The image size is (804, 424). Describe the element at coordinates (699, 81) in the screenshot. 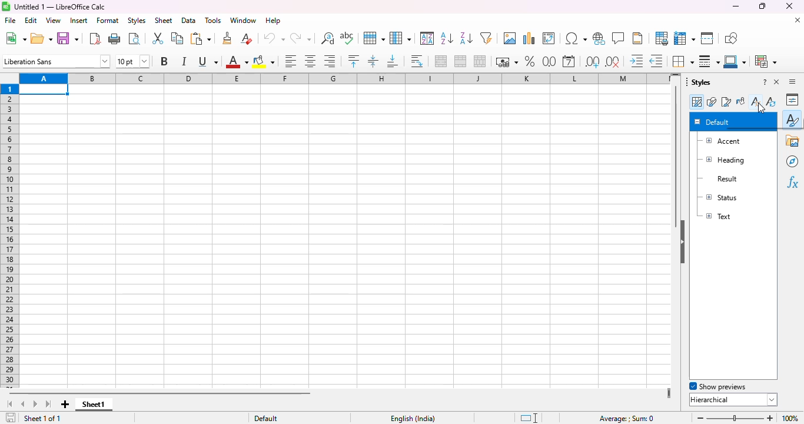

I see `styles` at that location.